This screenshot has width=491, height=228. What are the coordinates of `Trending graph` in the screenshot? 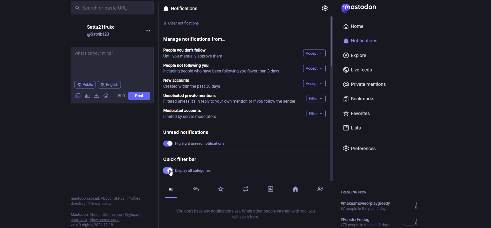 It's located at (413, 206).